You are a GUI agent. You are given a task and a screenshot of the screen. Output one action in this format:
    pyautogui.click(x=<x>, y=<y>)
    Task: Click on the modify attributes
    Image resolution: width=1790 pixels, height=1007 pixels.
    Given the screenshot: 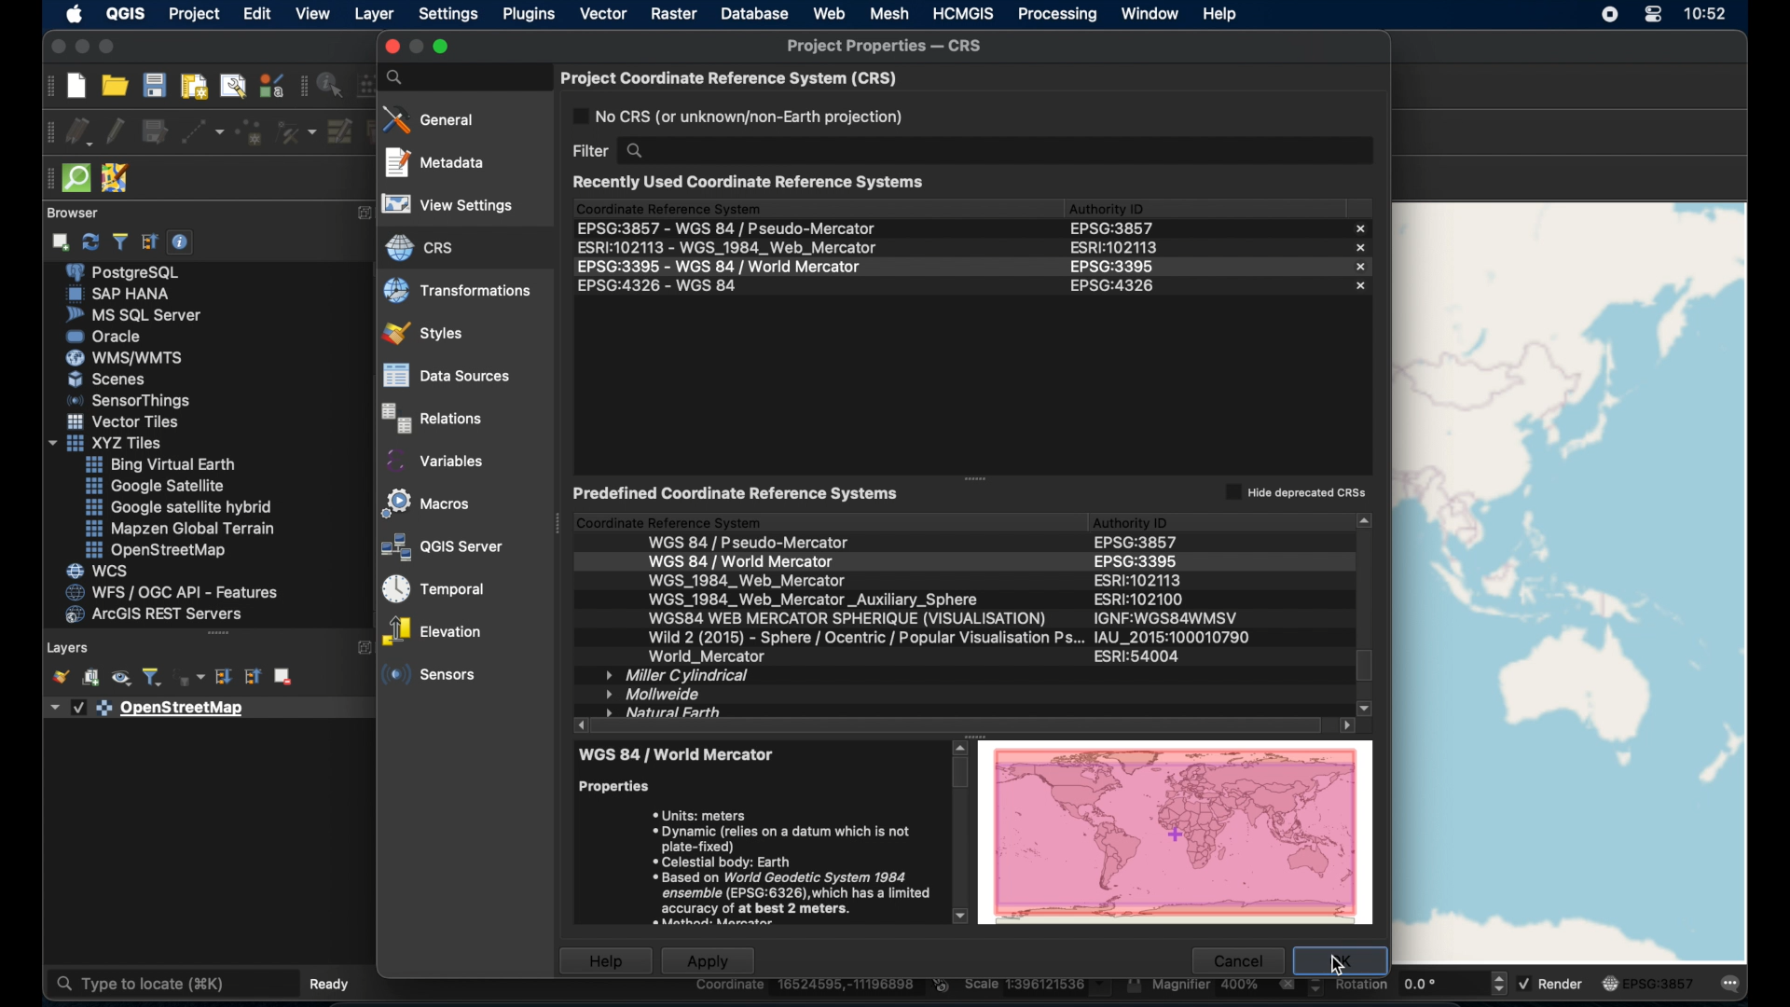 What is the action you would take?
    pyautogui.click(x=340, y=134)
    